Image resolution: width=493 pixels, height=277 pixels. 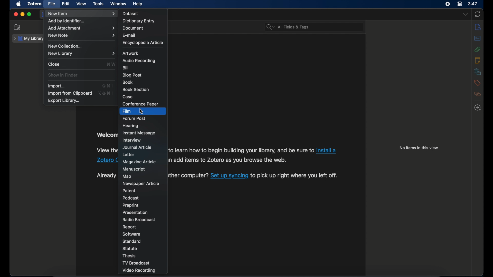 What do you see at coordinates (54, 64) in the screenshot?
I see `close` at bounding box center [54, 64].